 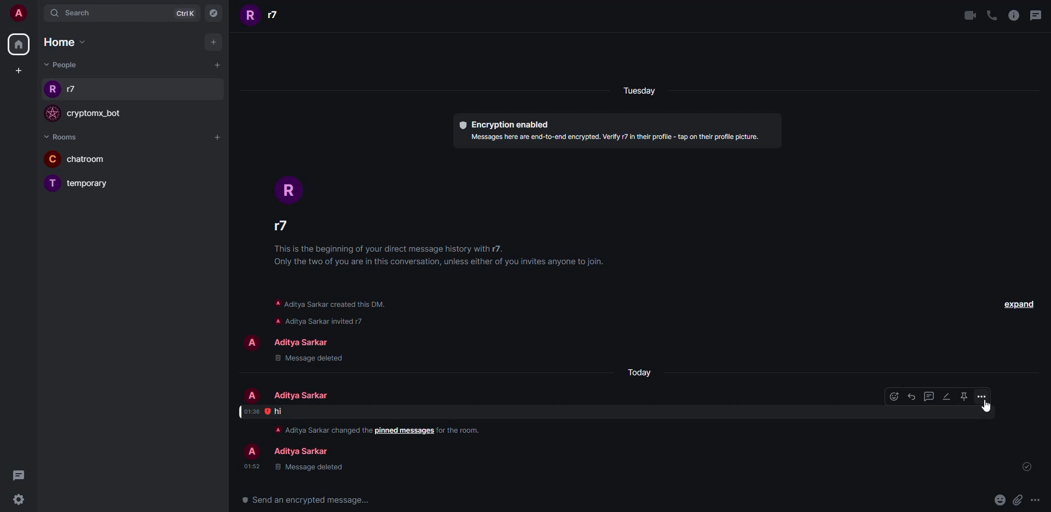 I want to click on search, so click(x=77, y=13).